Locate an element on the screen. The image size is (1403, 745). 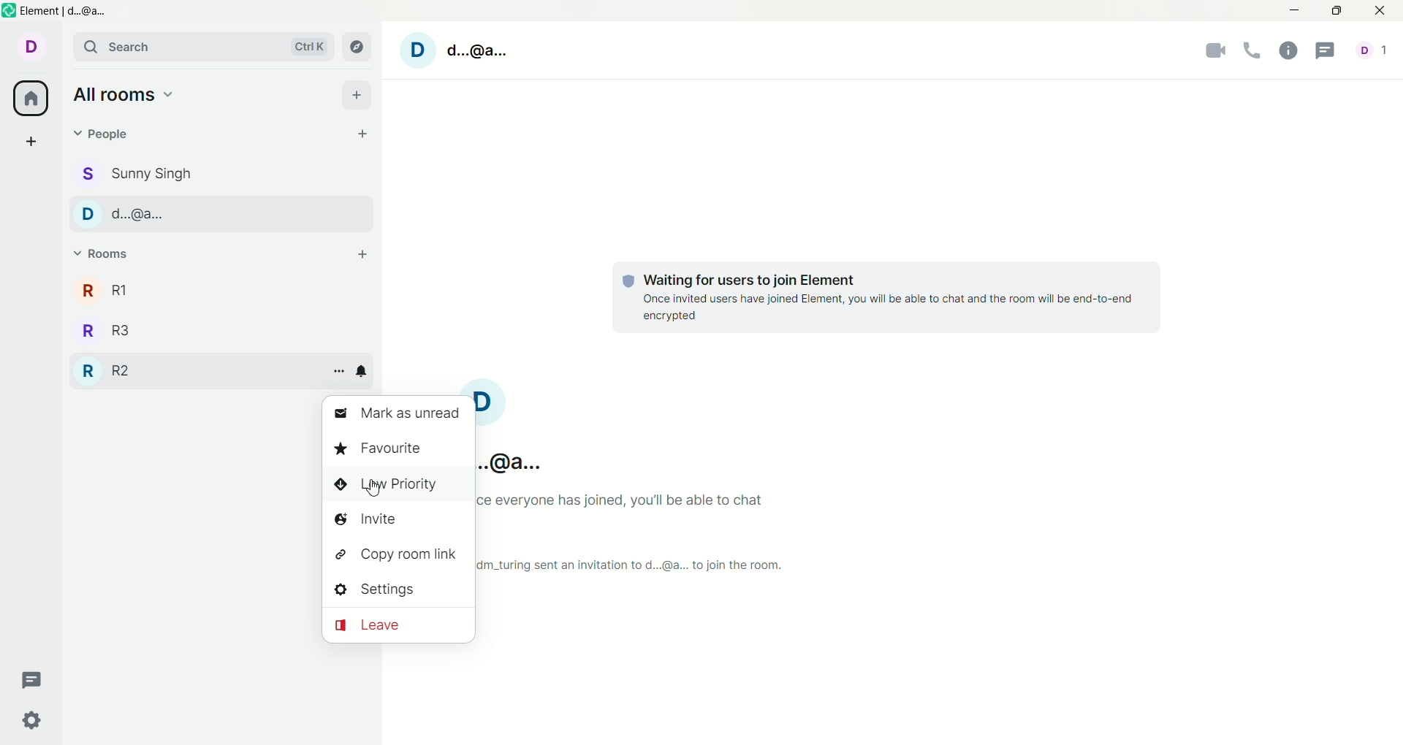
add is located at coordinates (359, 255).